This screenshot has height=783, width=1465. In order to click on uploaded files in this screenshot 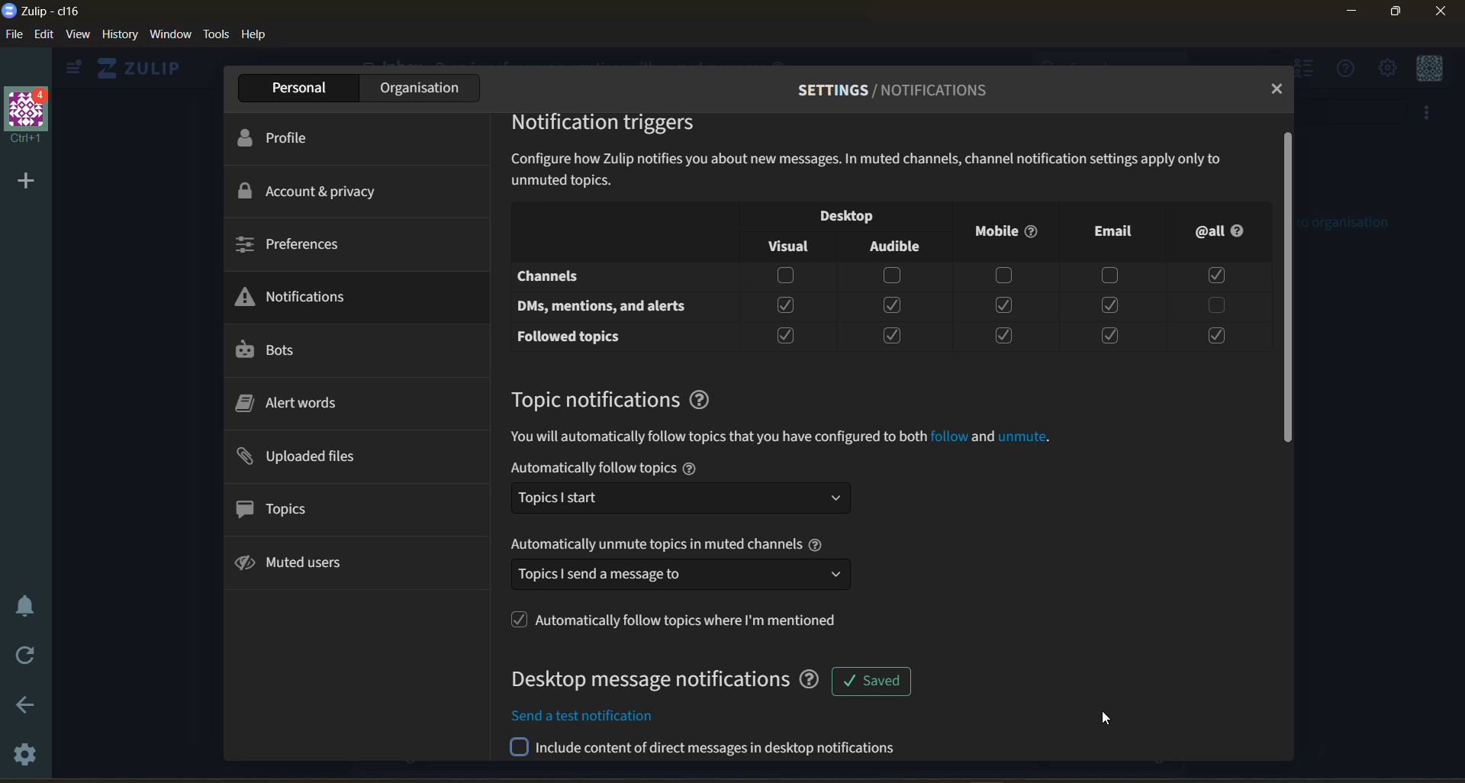, I will do `click(307, 456)`.